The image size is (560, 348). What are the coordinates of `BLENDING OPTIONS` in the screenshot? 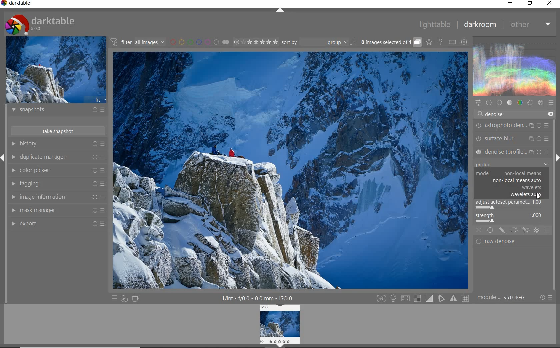 It's located at (547, 230).